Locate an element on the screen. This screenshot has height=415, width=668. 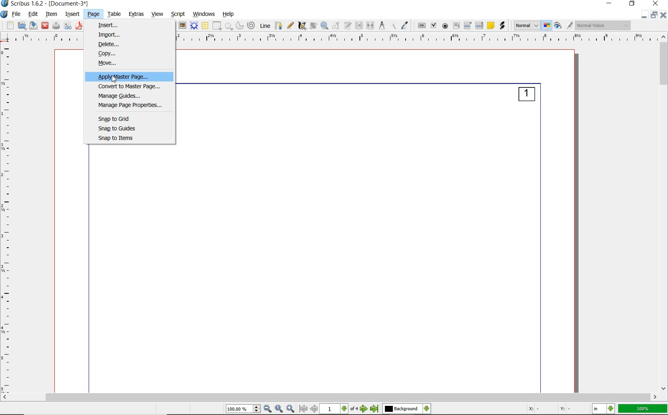
preview mode is located at coordinates (564, 25).